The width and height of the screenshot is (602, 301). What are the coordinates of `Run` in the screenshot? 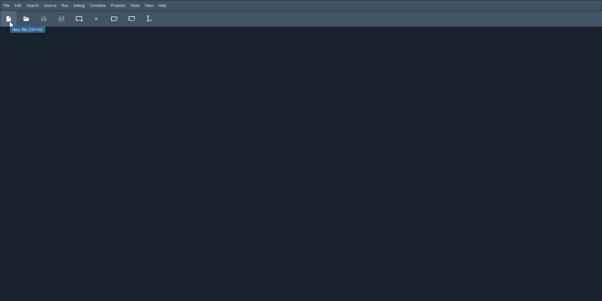 It's located at (65, 5).